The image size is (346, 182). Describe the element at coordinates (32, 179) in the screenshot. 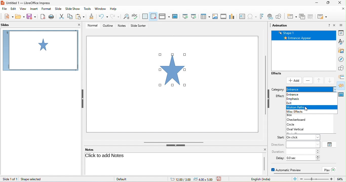

I see `shape selected` at that location.